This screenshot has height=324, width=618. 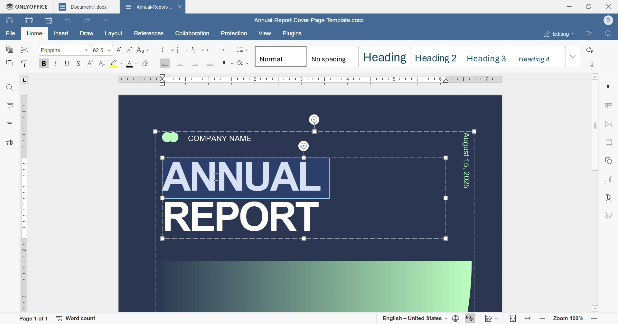 What do you see at coordinates (164, 64) in the screenshot?
I see `align left` at bounding box center [164, 64].